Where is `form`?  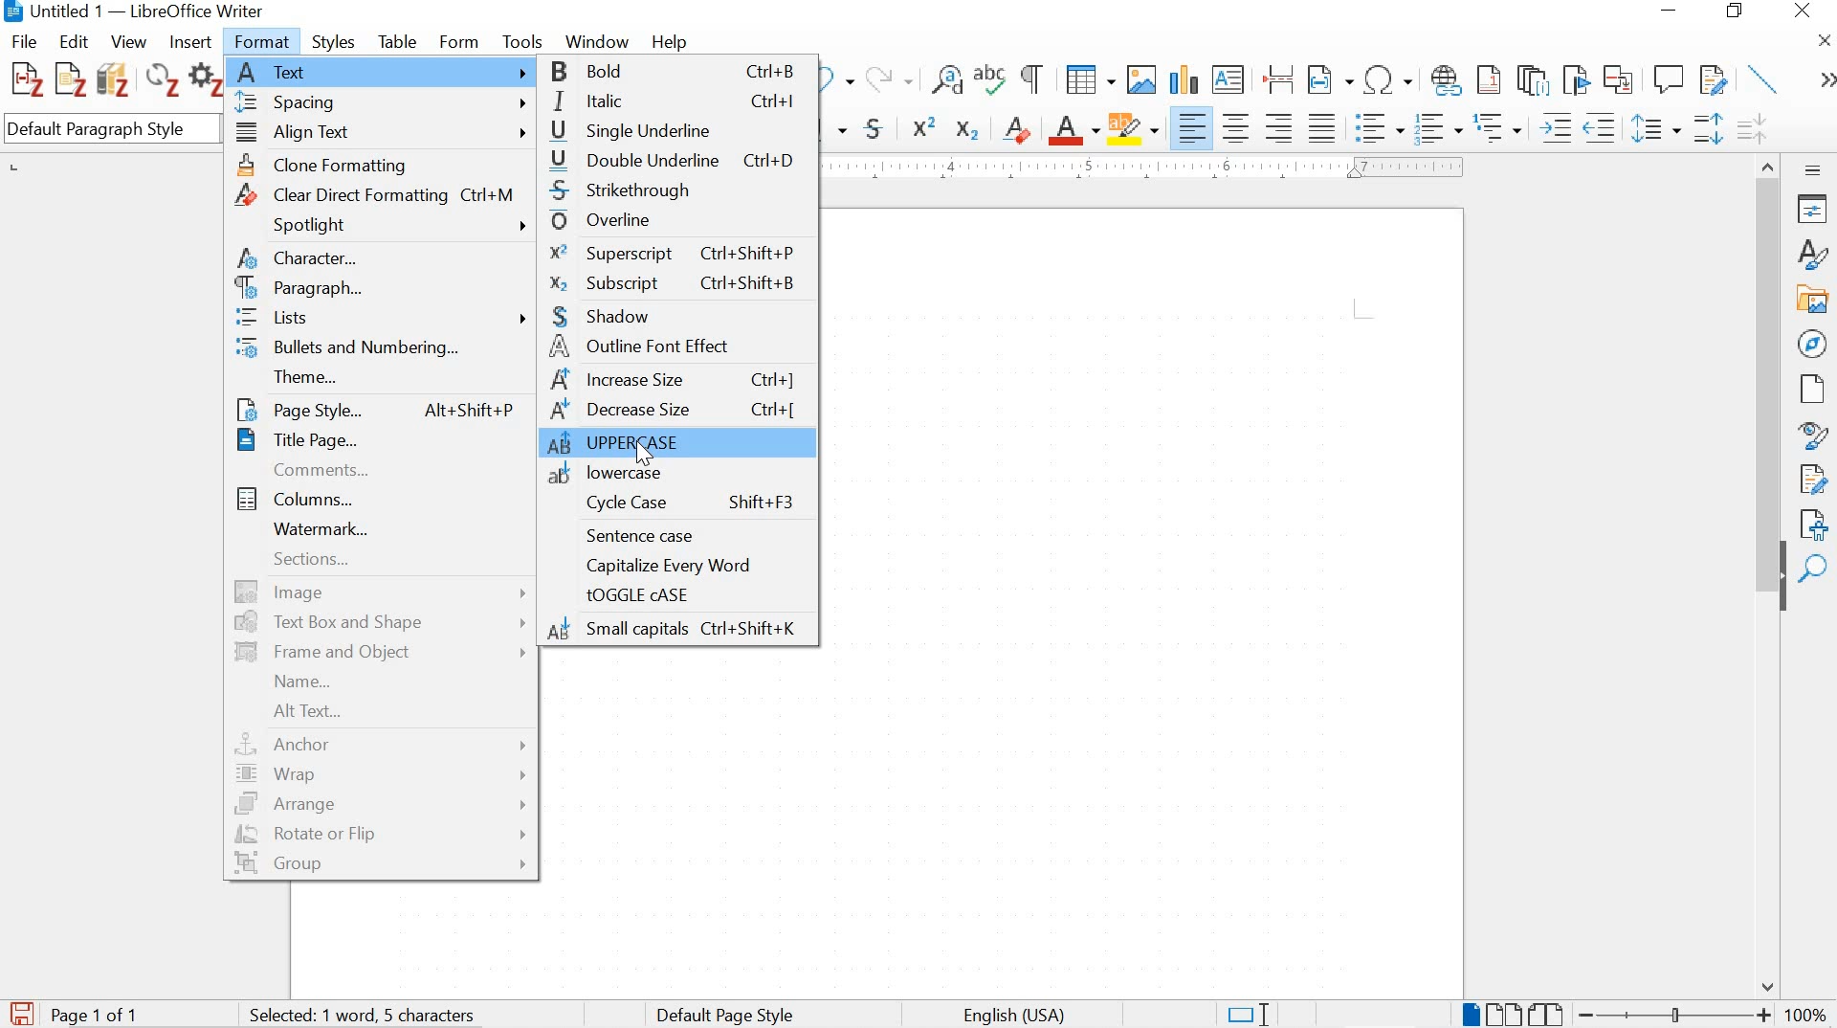 form is located at coordinates (459, 39).